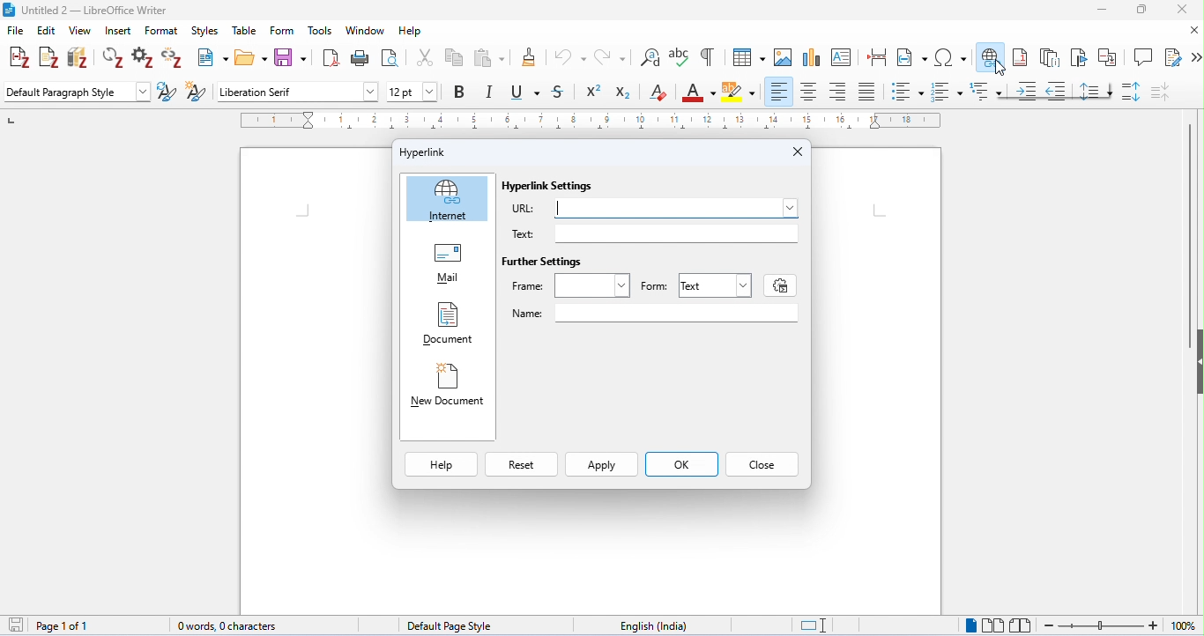 This screenshot has width=1204, height=636. Describe the element at coordinates (650, 57) in the screenshot. I see `find and replace` at that location.